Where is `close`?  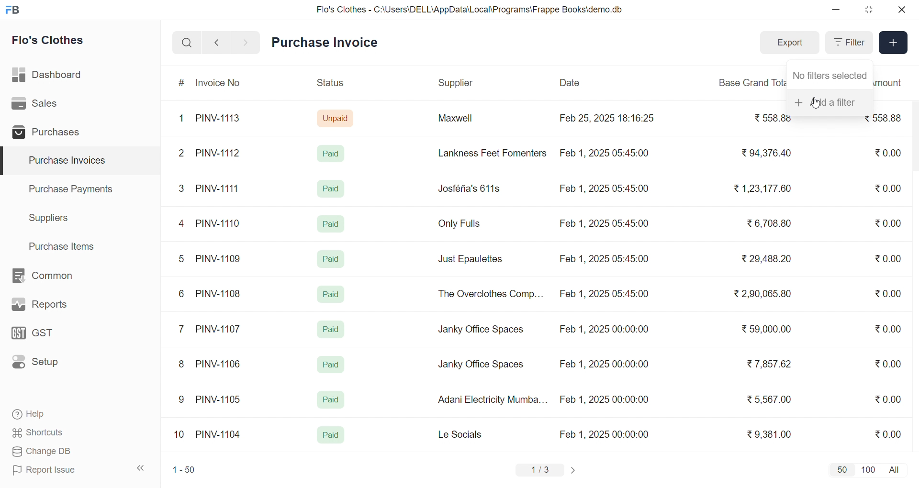 close is located at coordinates (901, 10).